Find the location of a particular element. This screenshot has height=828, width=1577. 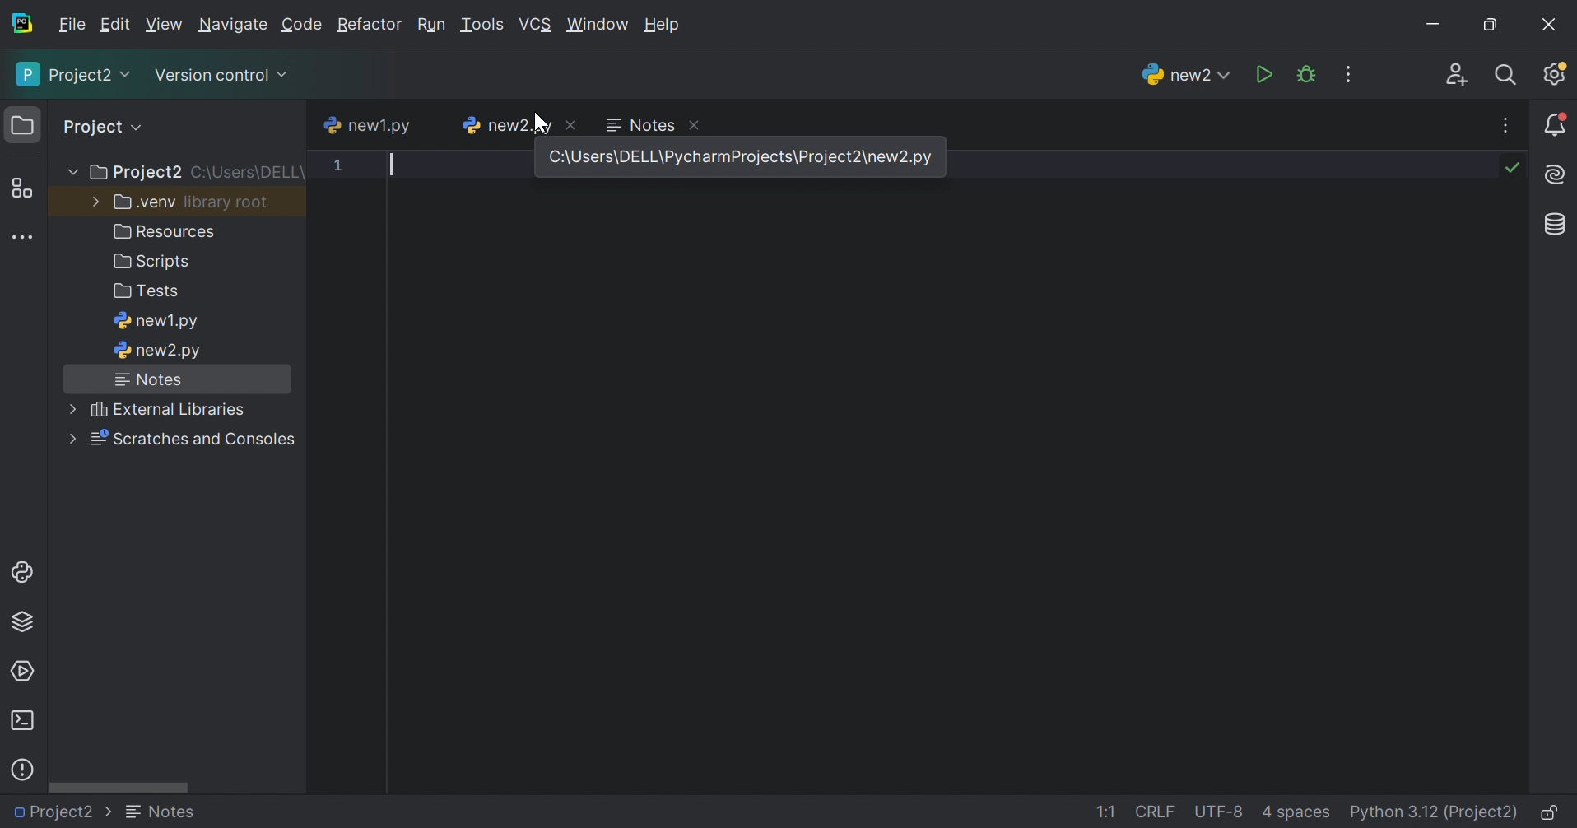

expand all is located at coordinates (140, 126).